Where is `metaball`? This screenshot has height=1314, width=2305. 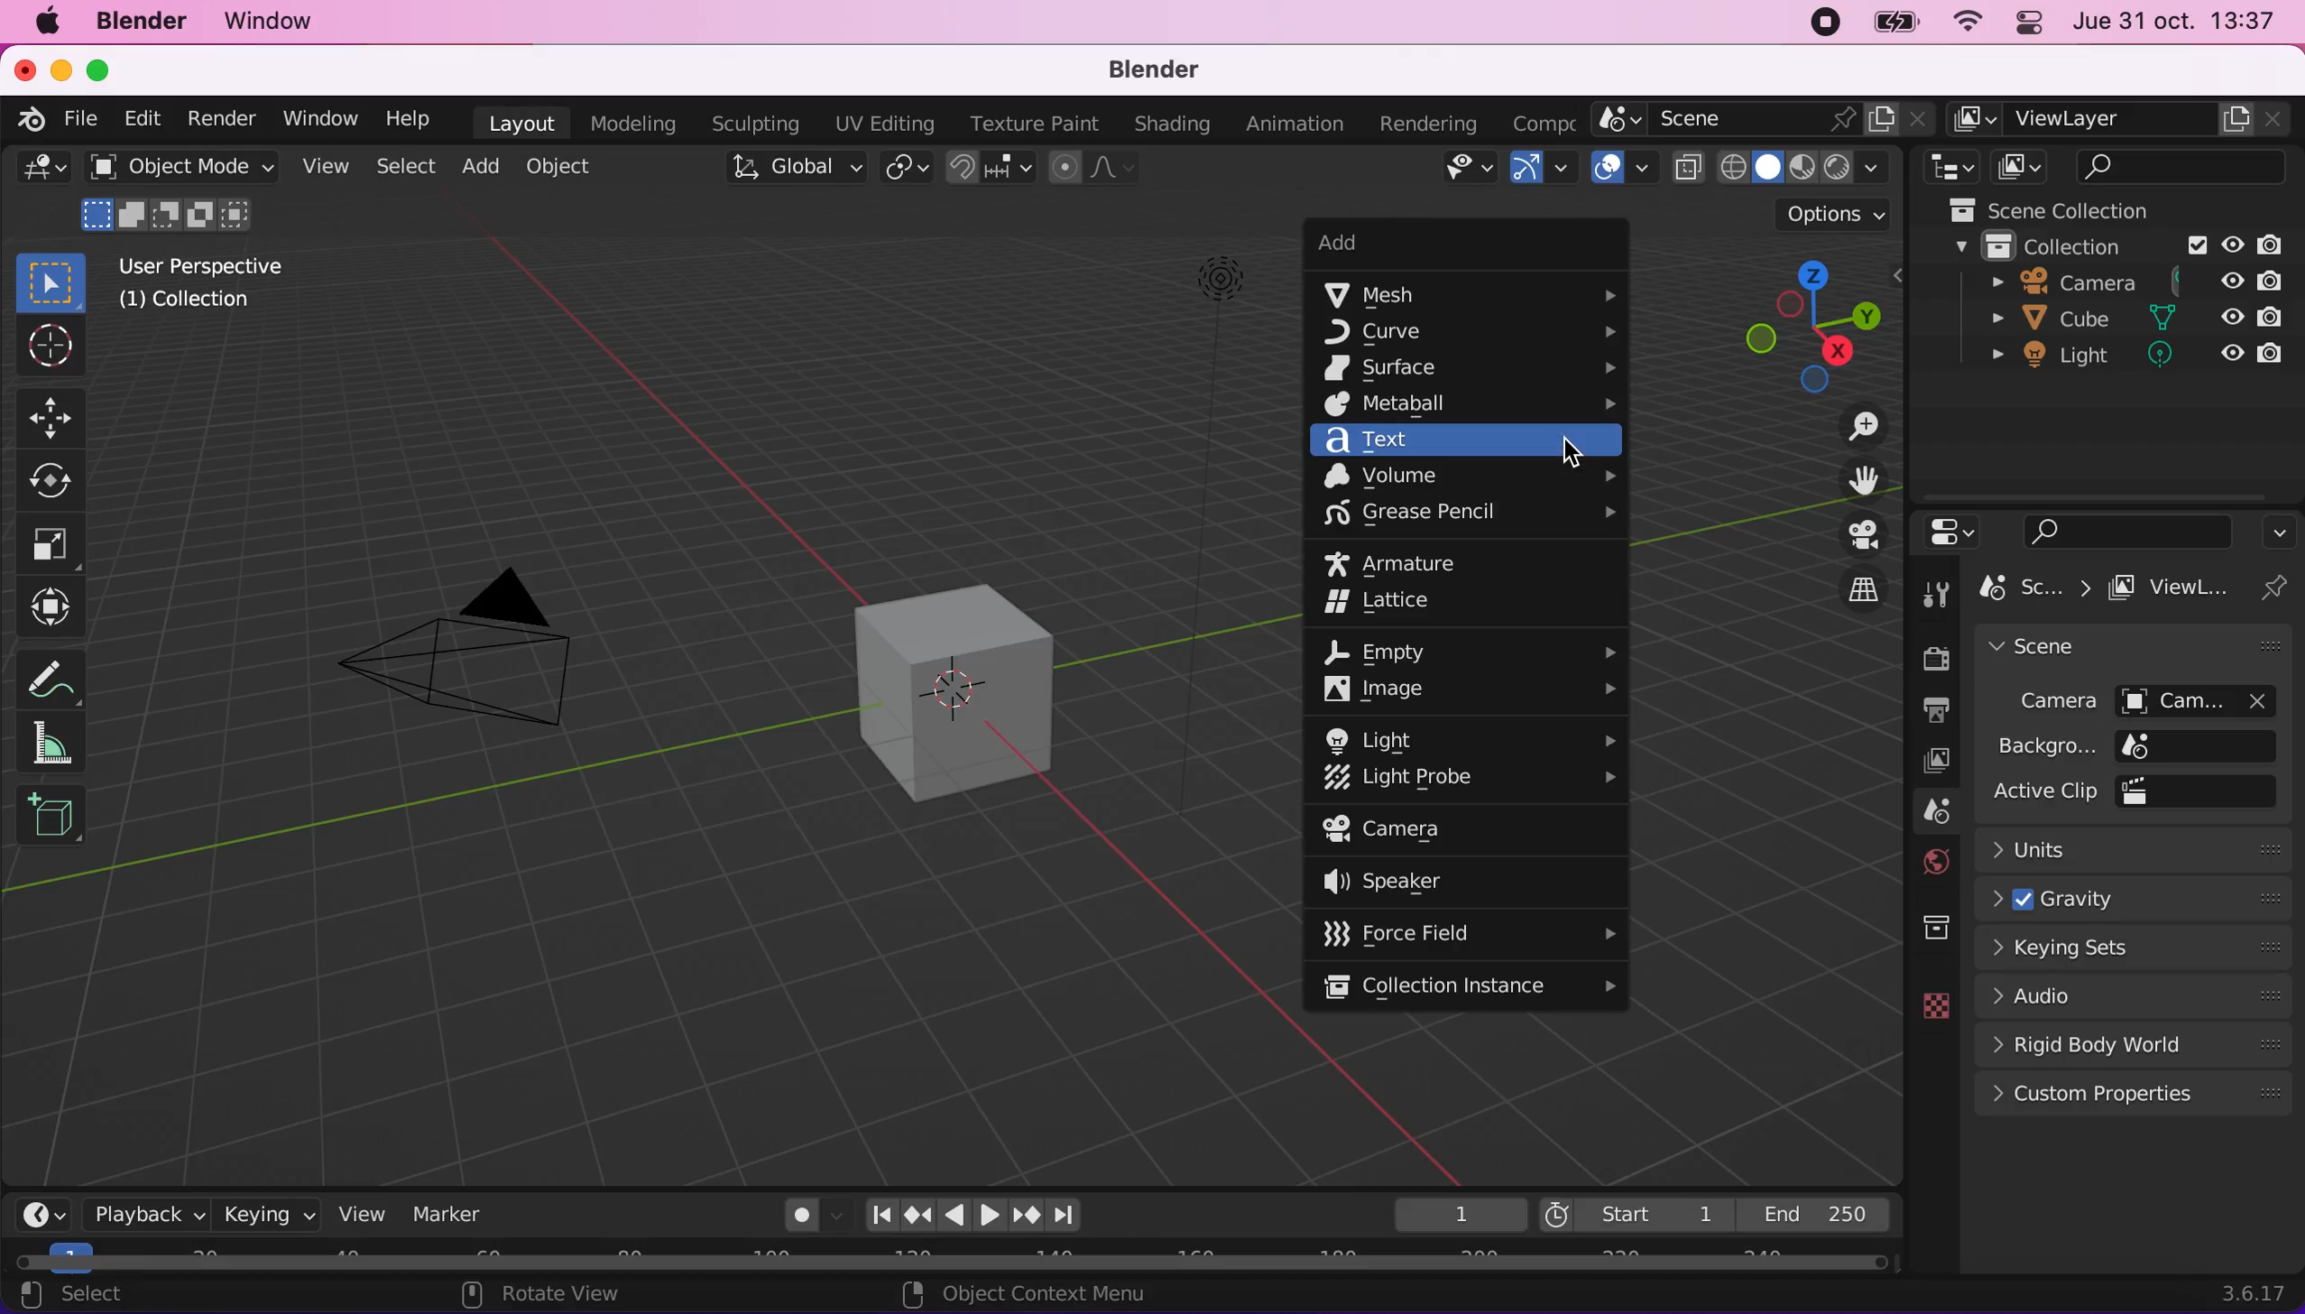 metaball is located at coordinates (1474, 405).